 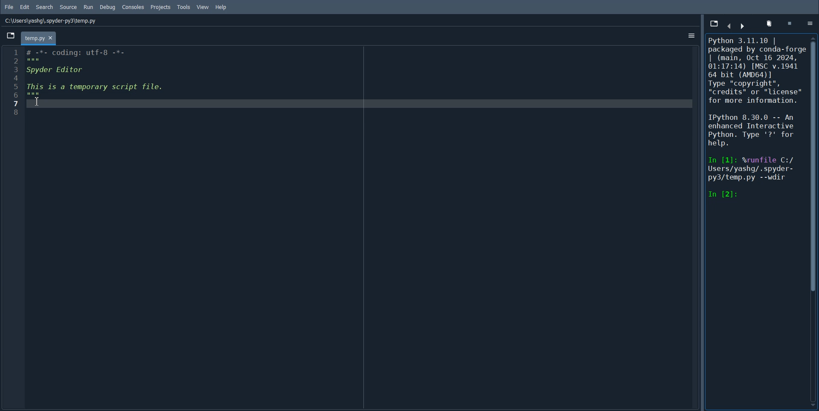 What do you see at coordinates (11, 36) in the screenshot?
I see `Browse tab` at bounding box center [11, 36].